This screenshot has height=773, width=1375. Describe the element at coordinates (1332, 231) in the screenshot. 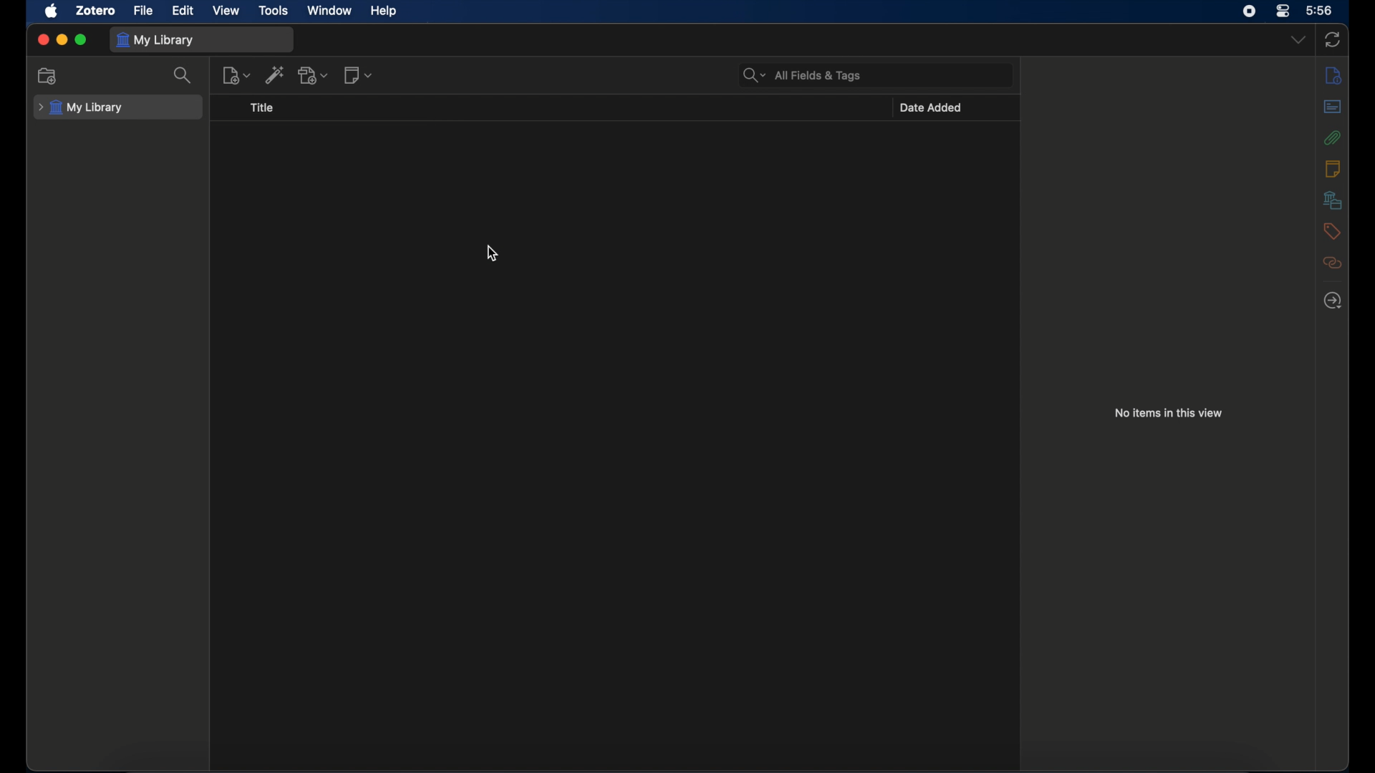

I see `tags` at that location.